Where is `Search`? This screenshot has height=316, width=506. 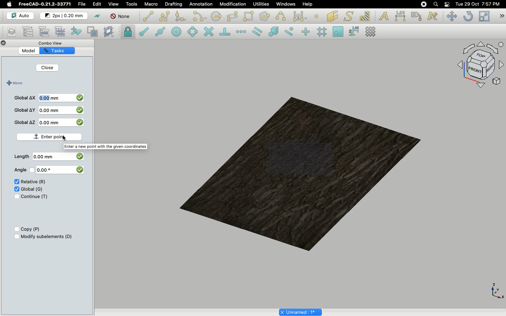 Search is located at coordinates (435, 4).